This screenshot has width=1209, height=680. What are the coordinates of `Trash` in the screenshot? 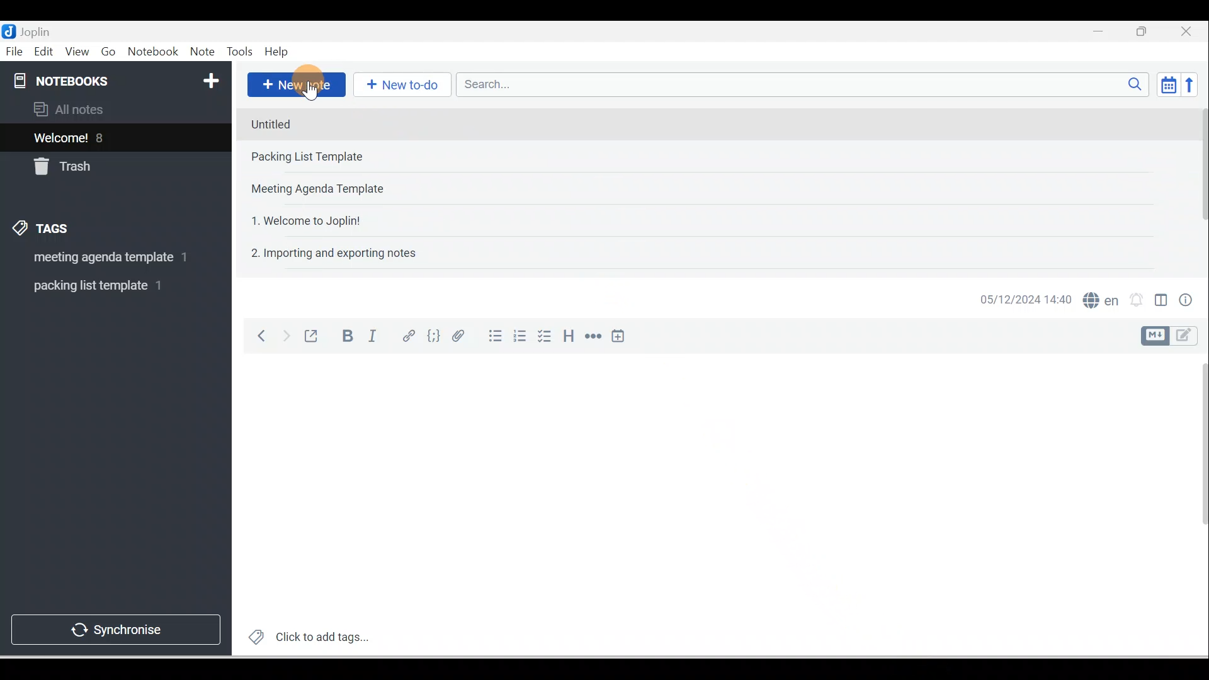 It's located at (93, 163).